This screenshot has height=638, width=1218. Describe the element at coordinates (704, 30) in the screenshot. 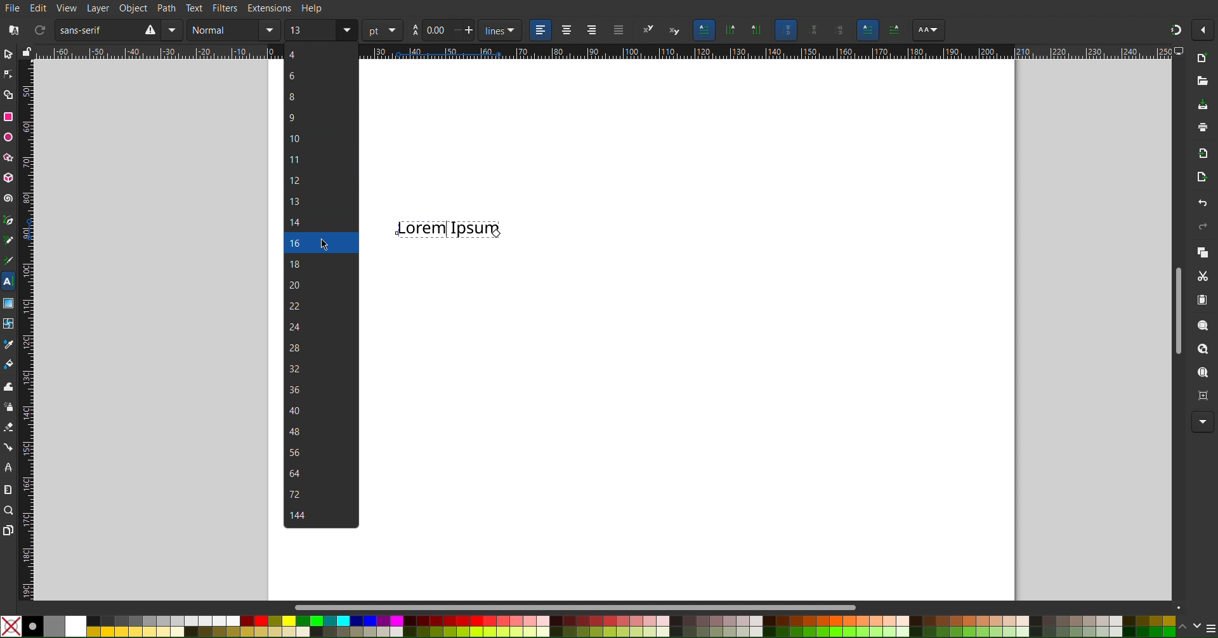

I see `Units` at that location.